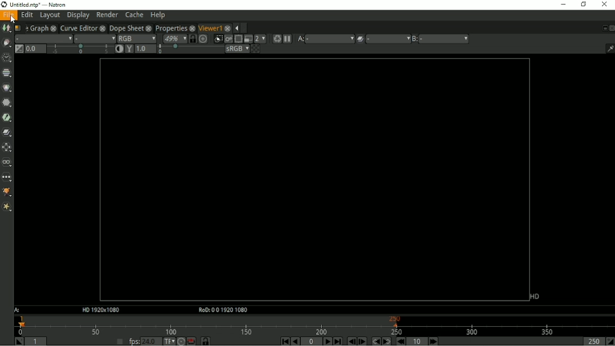 This screenshot has width=615, height=346. Describe the element at coordinates (8, 15) in the screenshot. I see `File` at that location.